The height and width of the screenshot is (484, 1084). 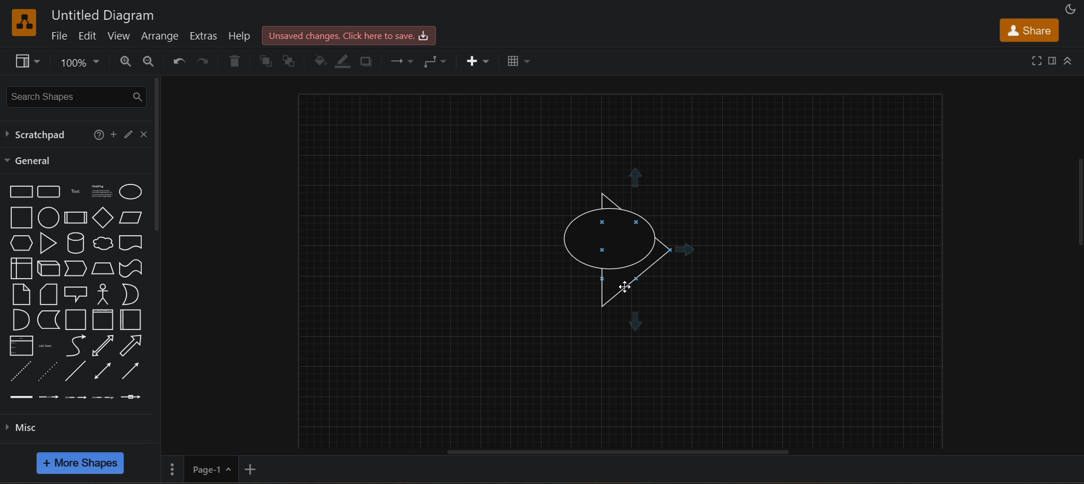 I want to click on internal storage, so click(x=23, y=268).